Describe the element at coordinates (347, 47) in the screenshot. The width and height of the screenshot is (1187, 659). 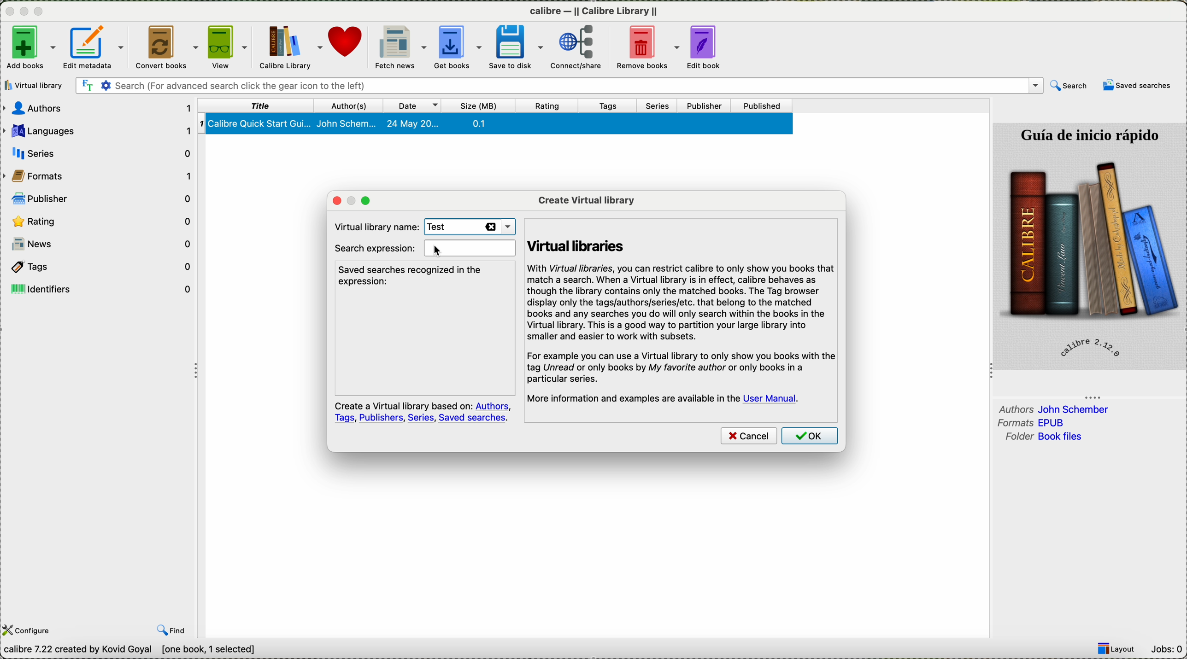
I see `donate` at that location.